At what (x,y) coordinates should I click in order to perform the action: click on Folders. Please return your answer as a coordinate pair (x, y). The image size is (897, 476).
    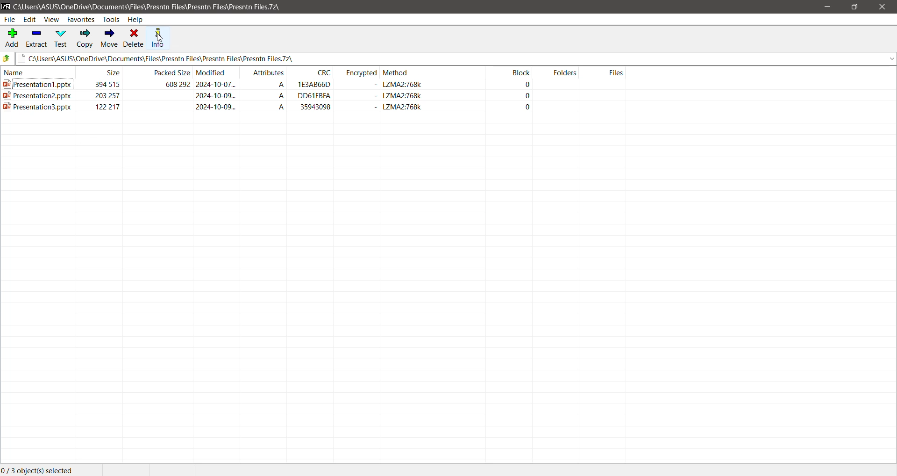
    Looking at the image, I should click on (562, 73).